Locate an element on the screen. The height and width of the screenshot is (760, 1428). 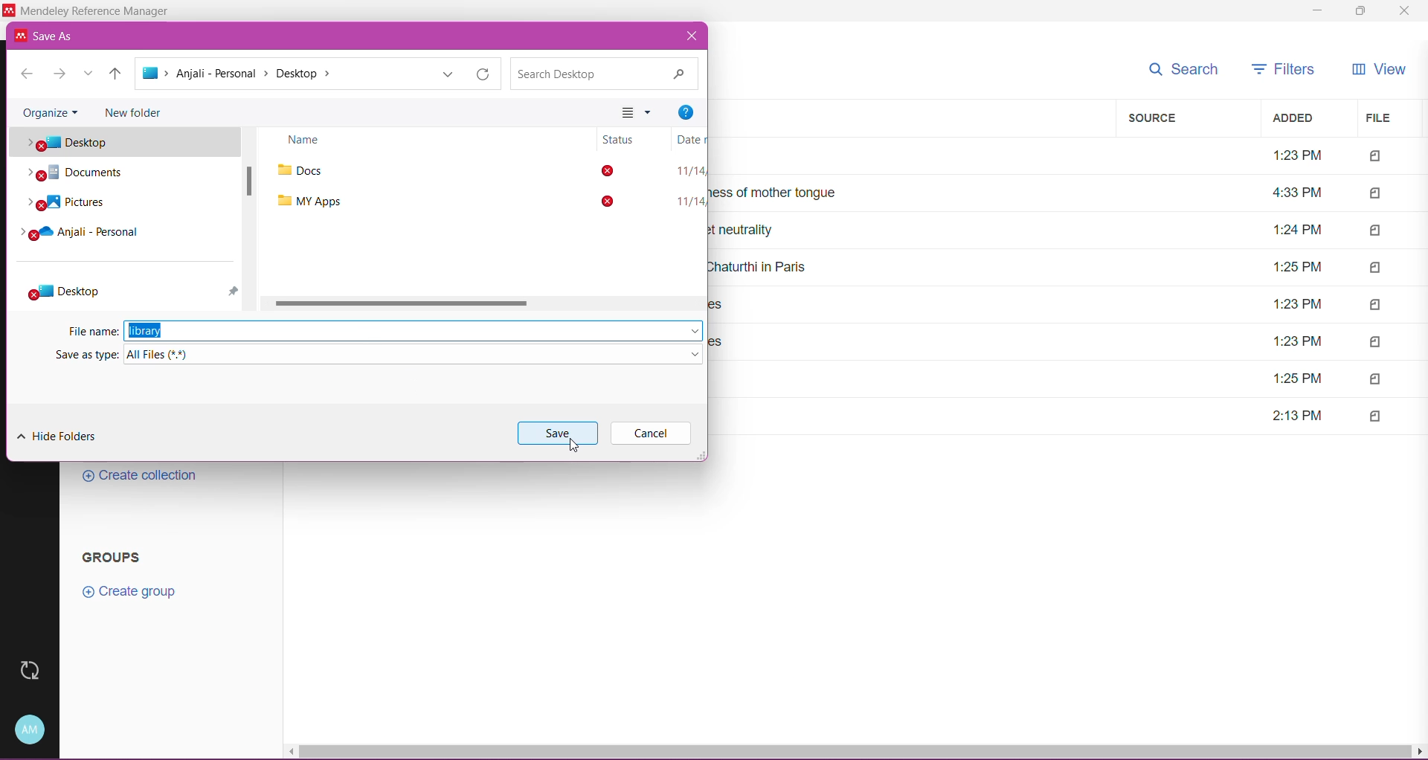
11/14 is located at coordinates (689, 170).